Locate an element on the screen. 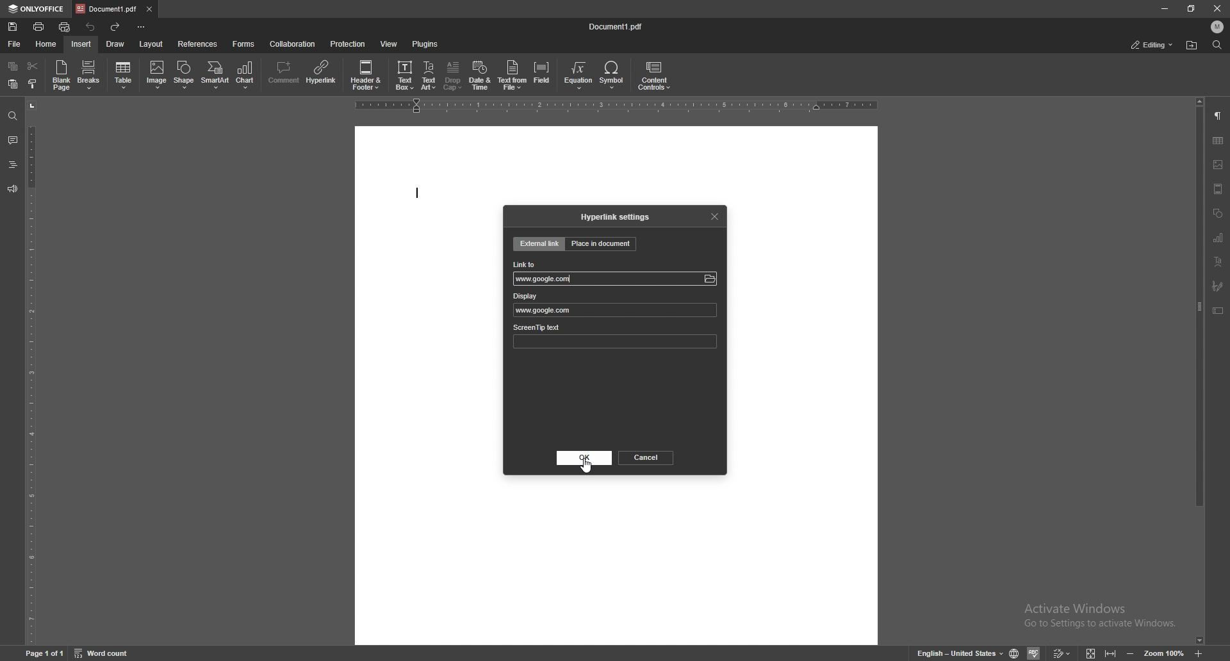 The width and height of the screenshot is (1230, 661). close tab is located at coordinates (149, 10).